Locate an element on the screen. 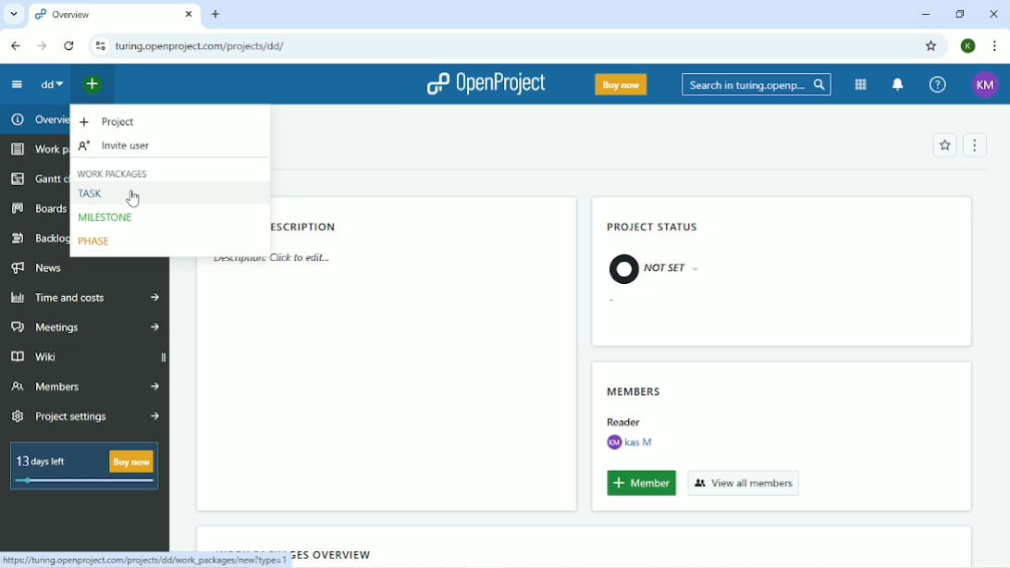 This screenshot has width=1010, height=568. dd is located at coordinates (53, 85).